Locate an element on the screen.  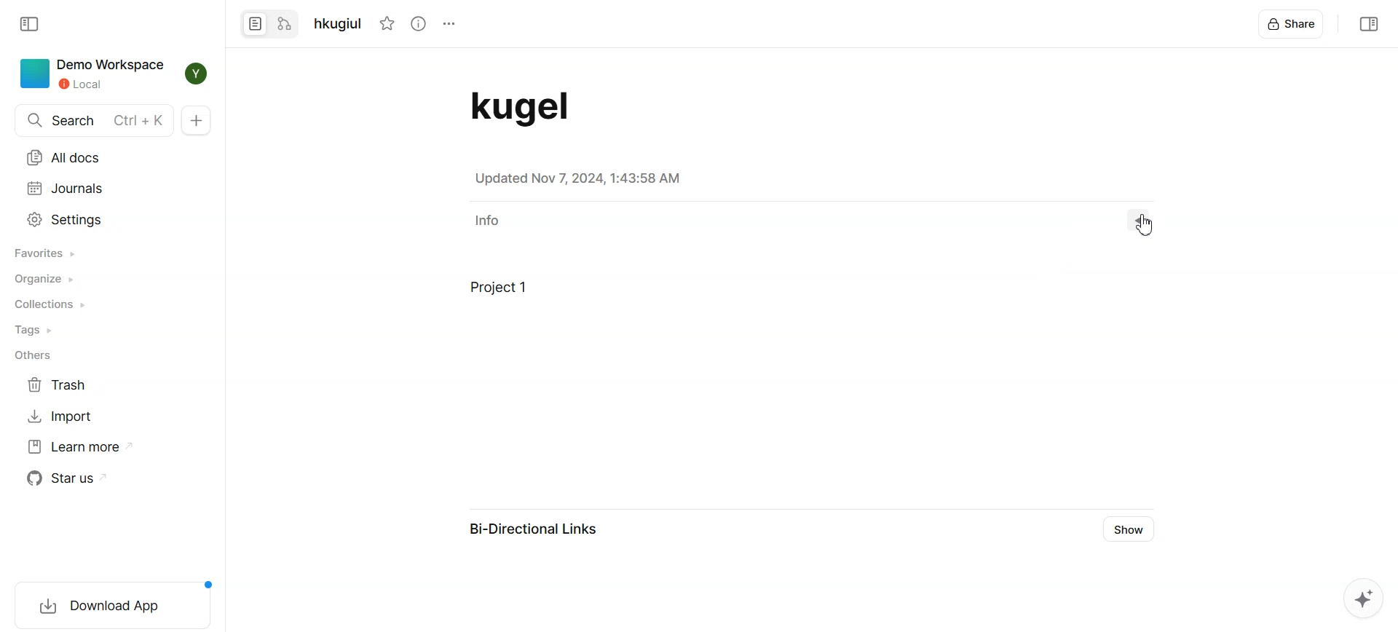
hkugiul is located at coordinates (341, 24).